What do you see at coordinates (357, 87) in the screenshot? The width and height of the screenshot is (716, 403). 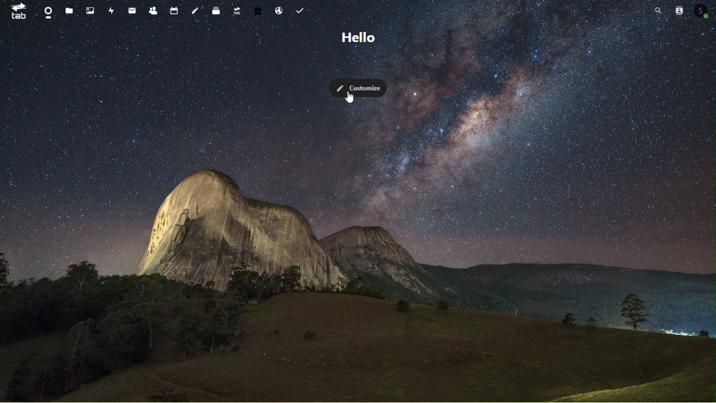 I see `Customise` at bounding box center [357, 87].